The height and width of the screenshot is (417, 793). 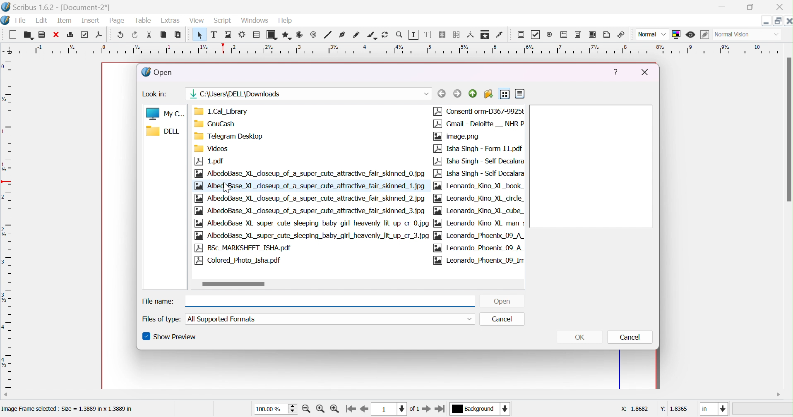 What do you see at coordinates (677, 34) in the screenshot?
I see `toggle color management system` at bounding box center [677, 34].